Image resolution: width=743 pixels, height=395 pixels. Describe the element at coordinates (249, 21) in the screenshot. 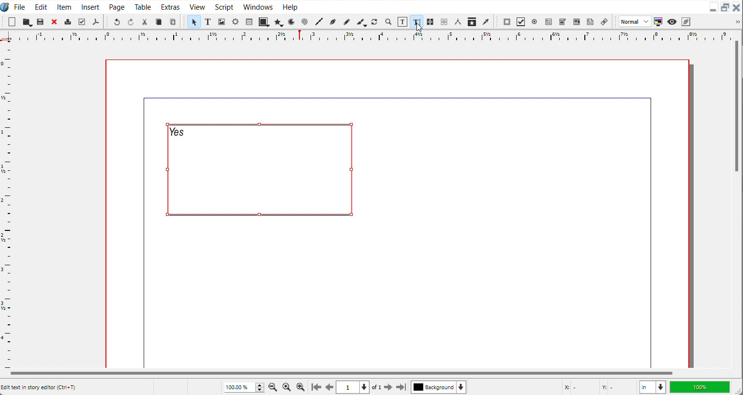

I see `Table` at that location.